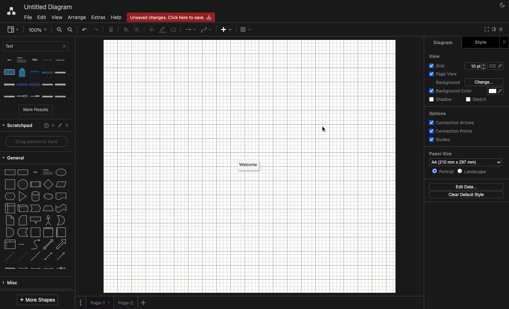 Image resolution: width=509 pixels, height=309 pixels. I want to click on File, so click(27, 18).